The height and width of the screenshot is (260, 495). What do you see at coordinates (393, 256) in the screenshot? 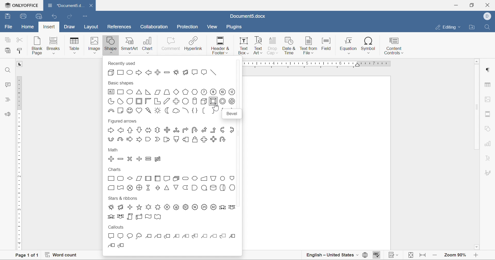
I see `track changes` at bounding box center [393, 256].